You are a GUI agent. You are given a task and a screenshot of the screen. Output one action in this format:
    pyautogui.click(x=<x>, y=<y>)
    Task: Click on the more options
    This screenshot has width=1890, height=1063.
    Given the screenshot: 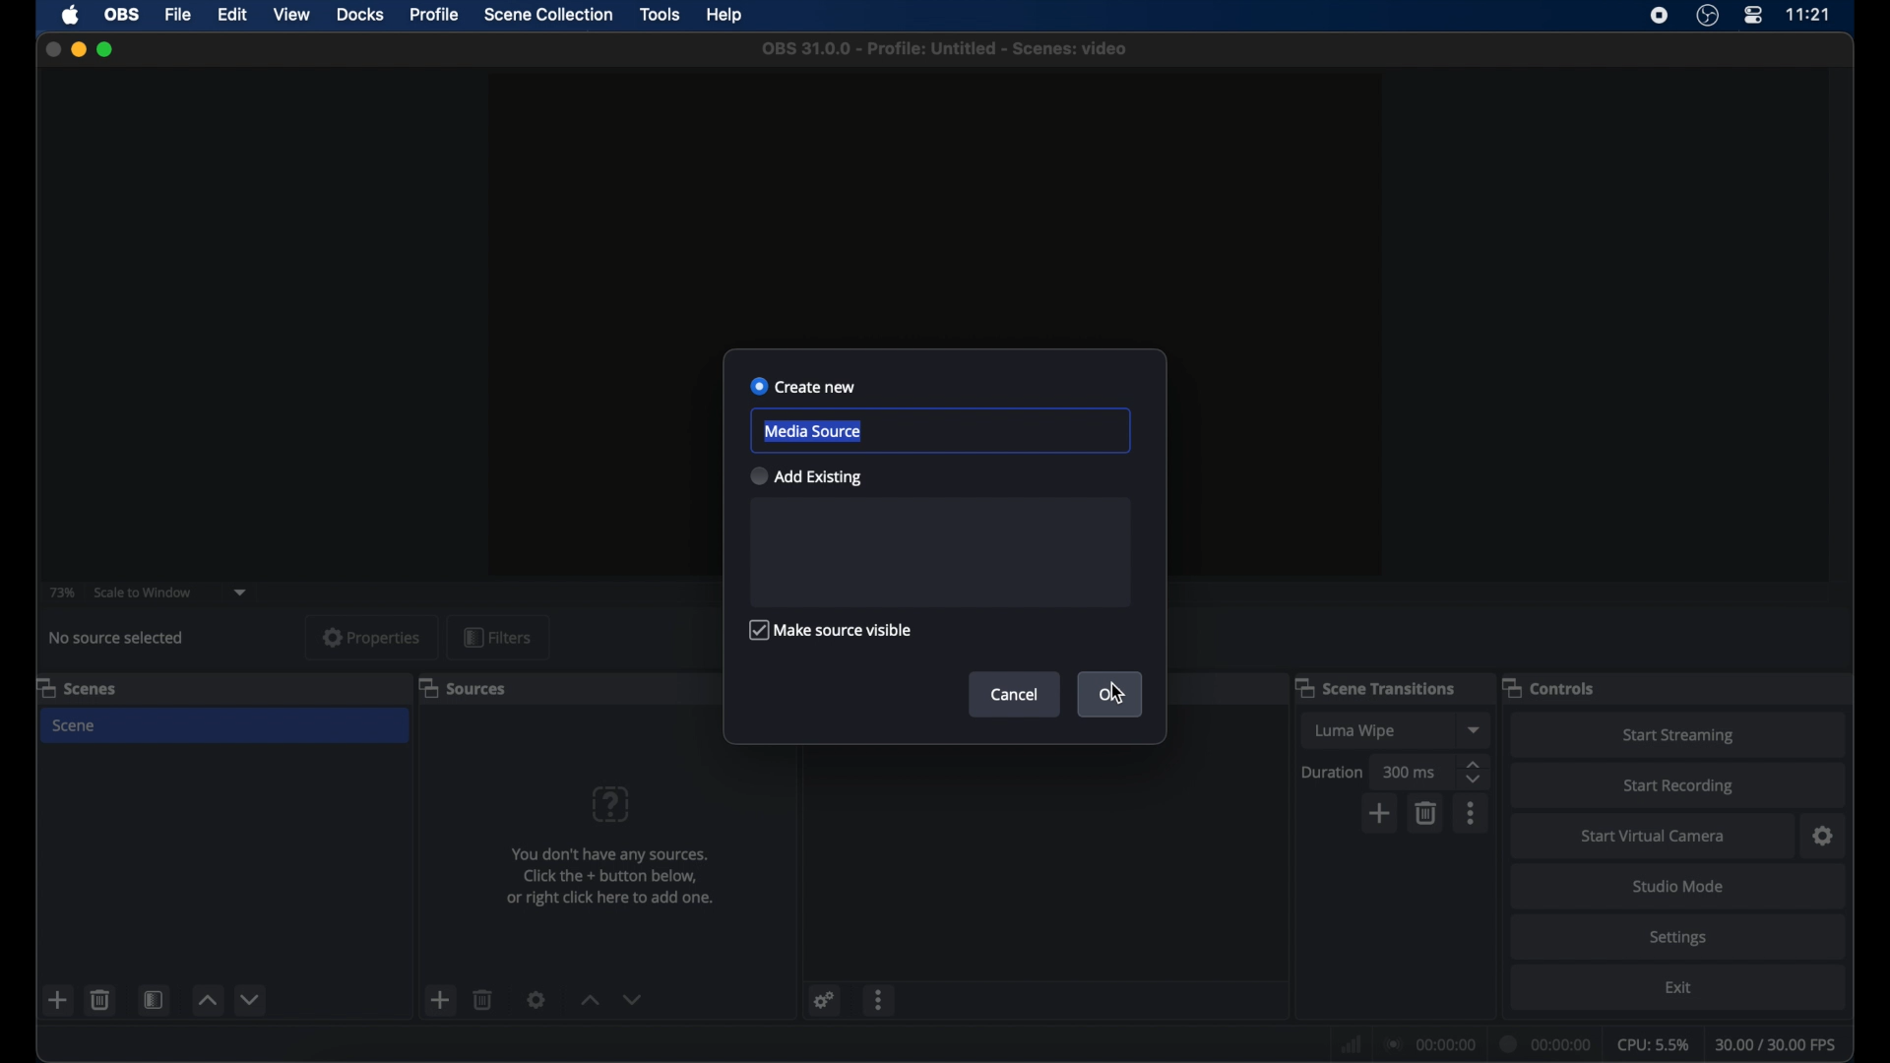 What is the action you would take?
    pyautogui.click(x=1471, y=813)
    